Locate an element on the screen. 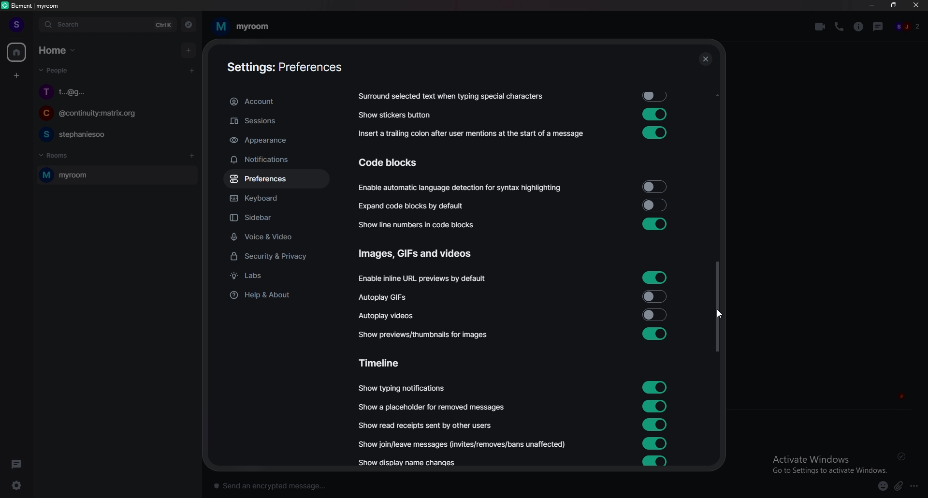  close is located at coordinates (916, 7).